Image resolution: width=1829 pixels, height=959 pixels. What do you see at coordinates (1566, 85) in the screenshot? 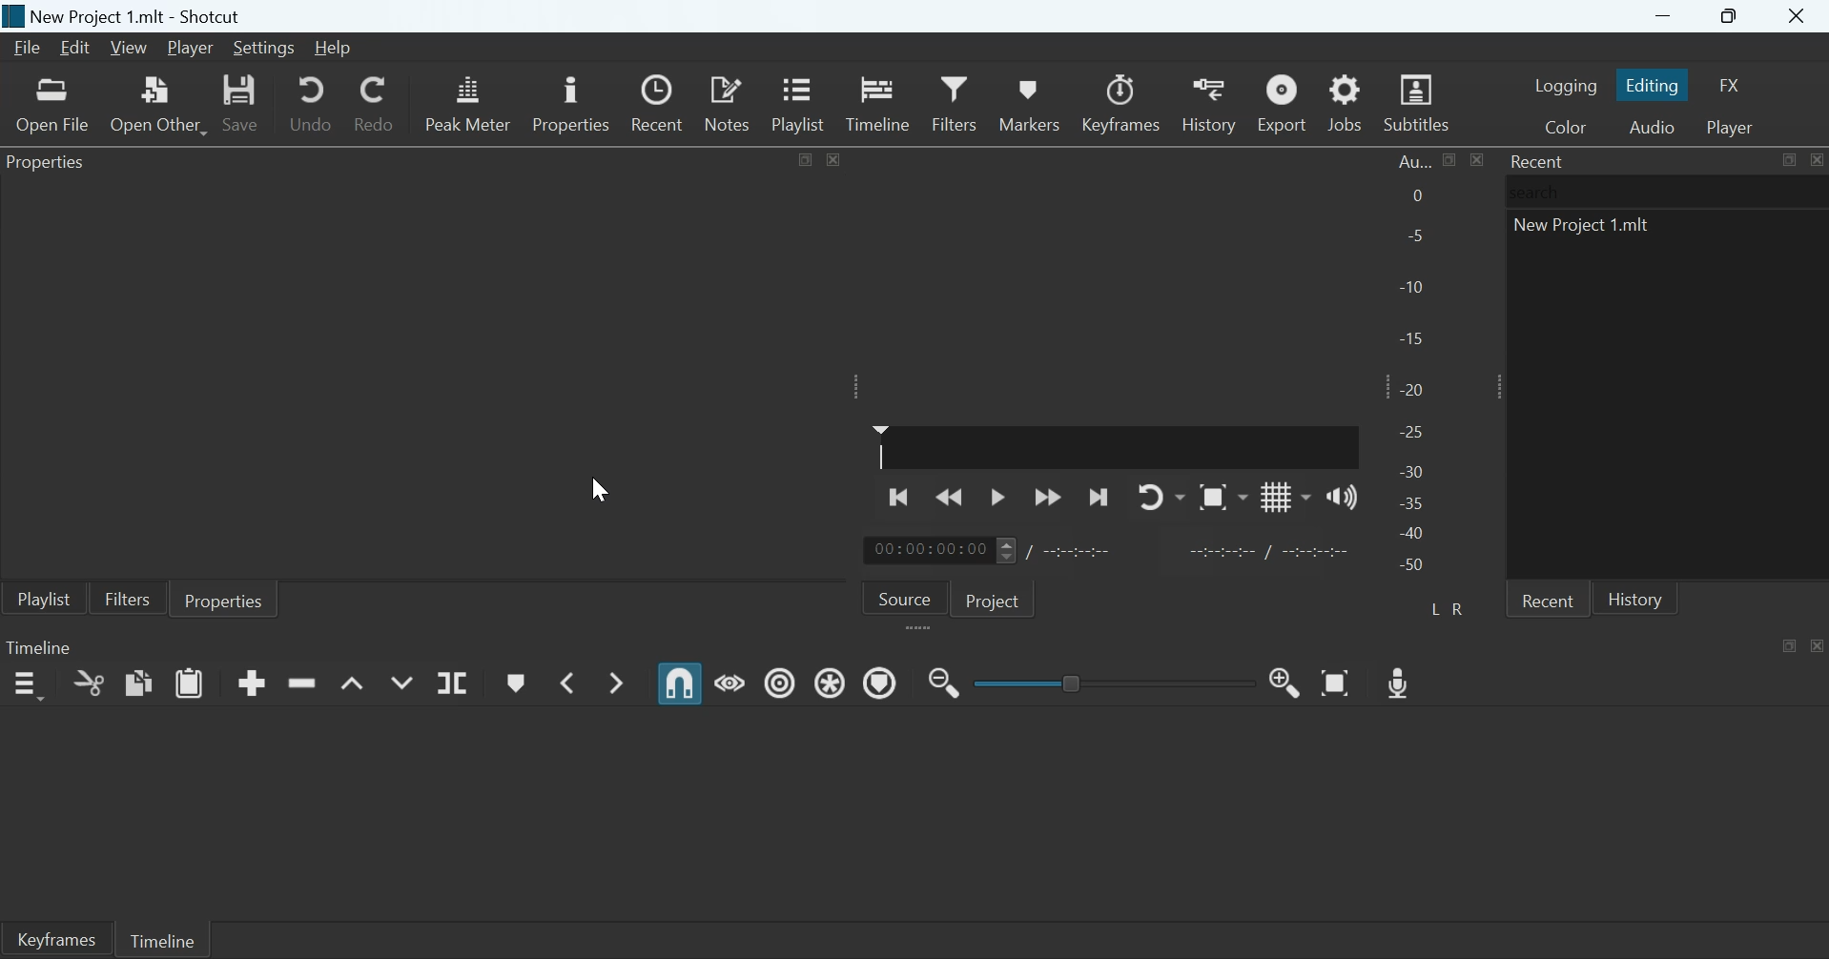
I see `Switch to the Logging layout` at bounding box center [1566, 85].